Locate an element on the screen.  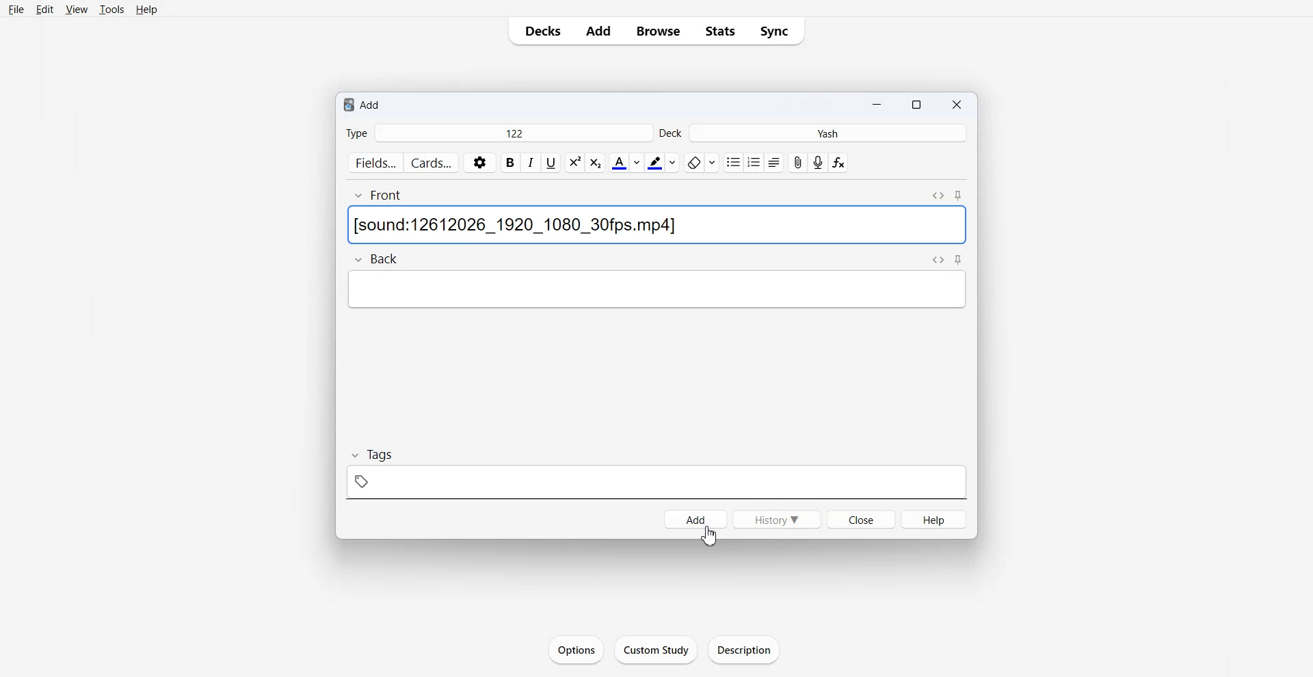
Tags is located at coordinates (376, 455).